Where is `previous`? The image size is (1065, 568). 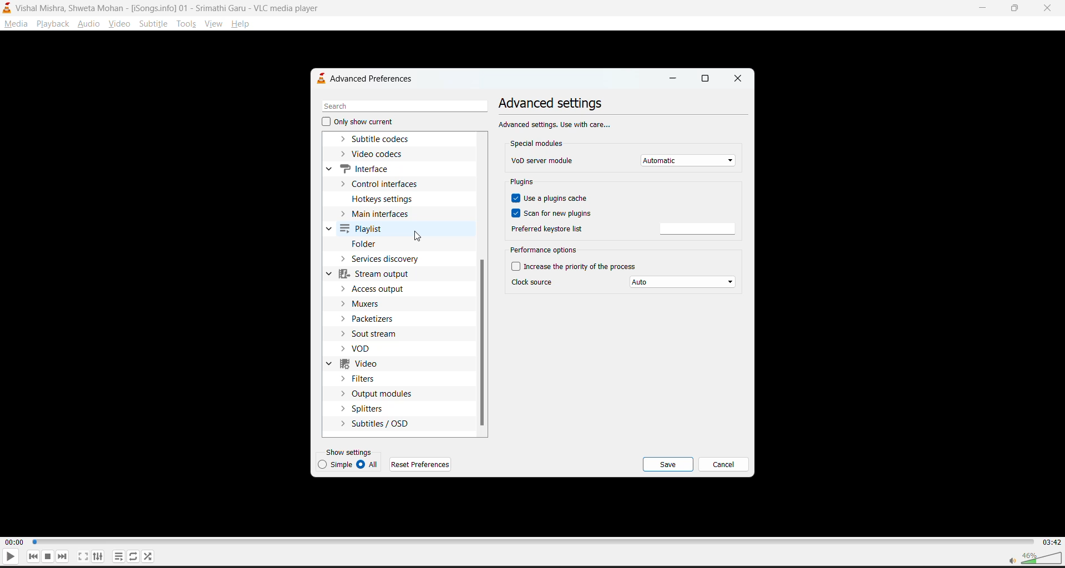 previous is located at coordinates (34, 556).